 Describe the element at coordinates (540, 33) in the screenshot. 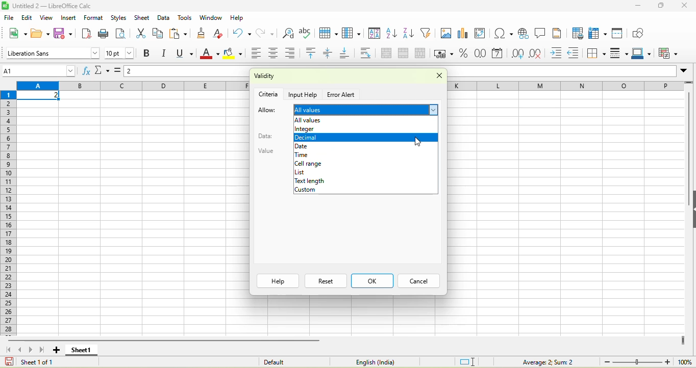

I see `comment` at that location.